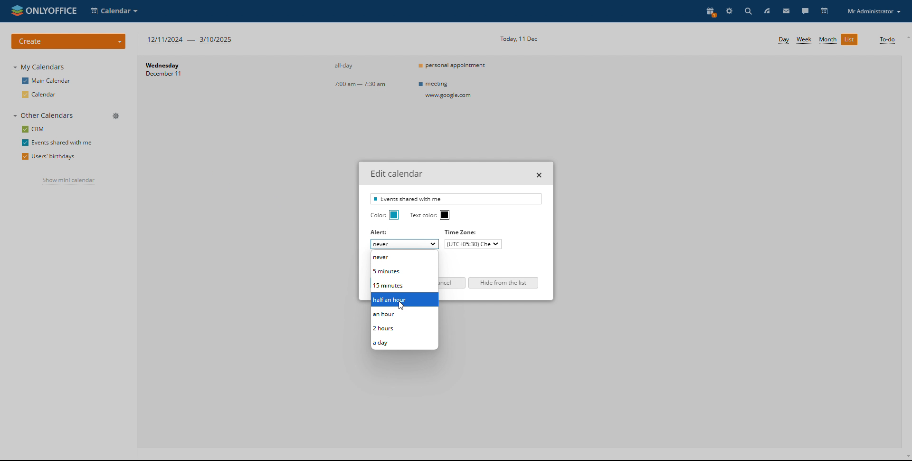  I want to click on logo, so click(42, 11).